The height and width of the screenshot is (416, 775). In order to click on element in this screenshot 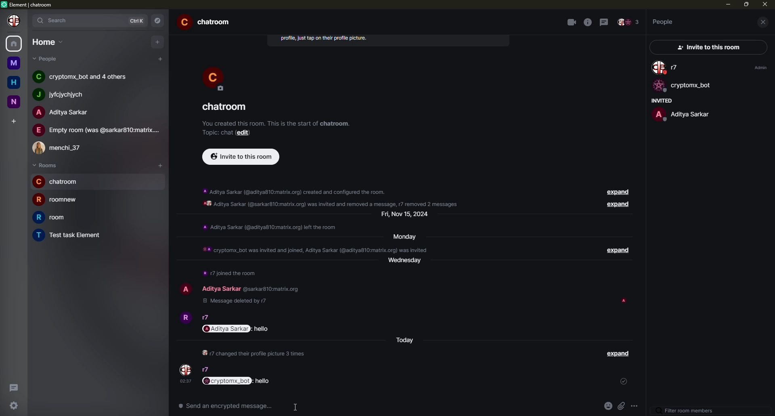, I will do `click(29, 5)`.